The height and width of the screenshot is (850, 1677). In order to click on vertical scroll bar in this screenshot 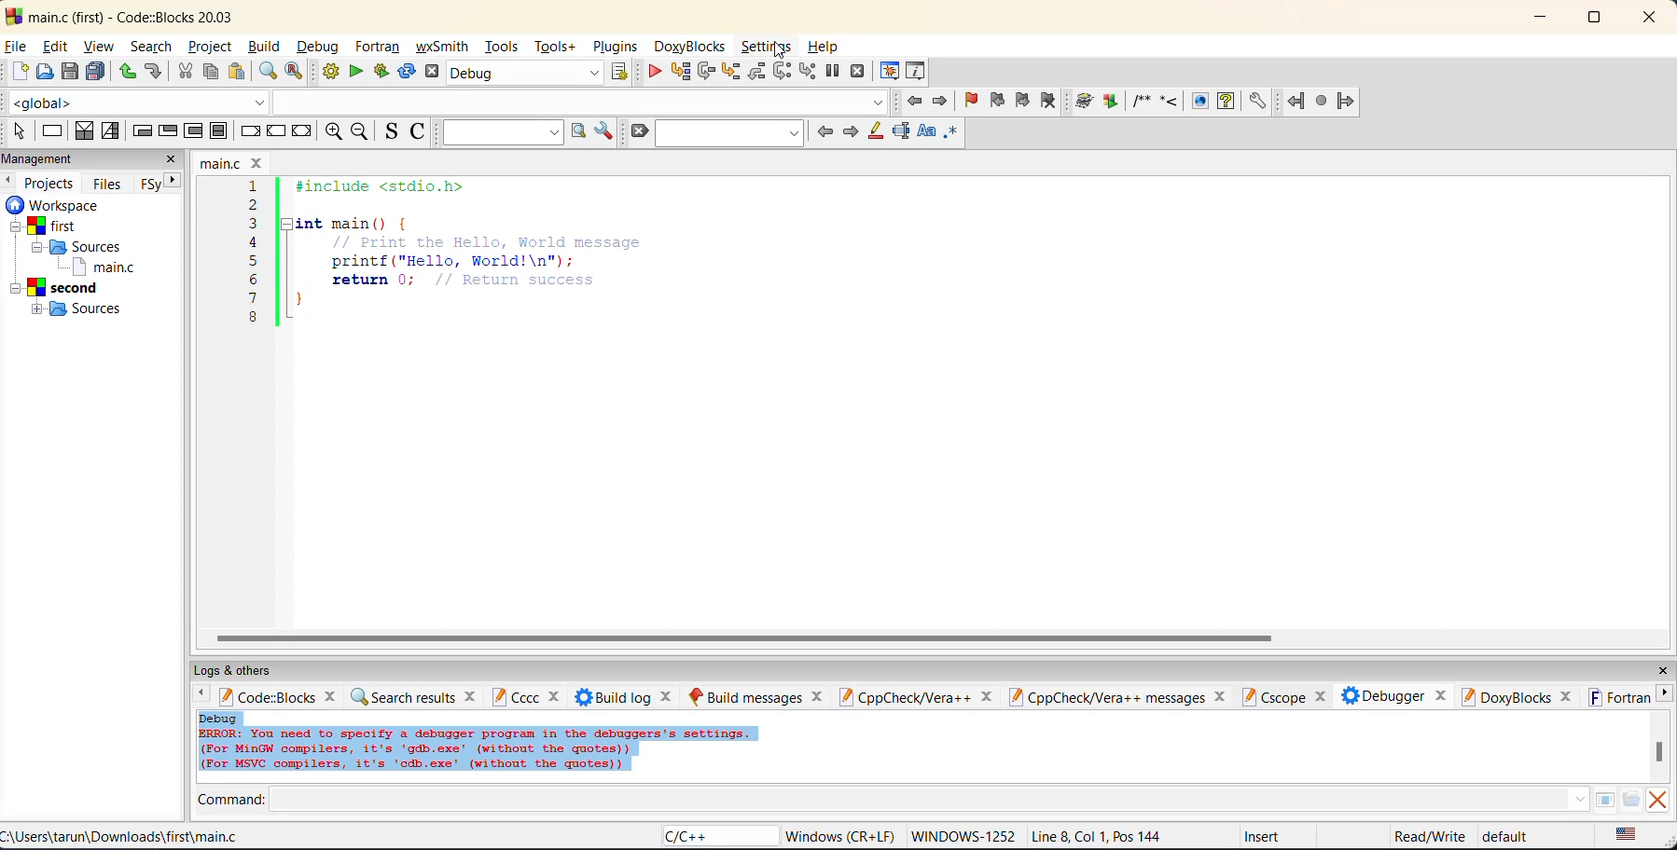, I will do `click(1662, 755)`.